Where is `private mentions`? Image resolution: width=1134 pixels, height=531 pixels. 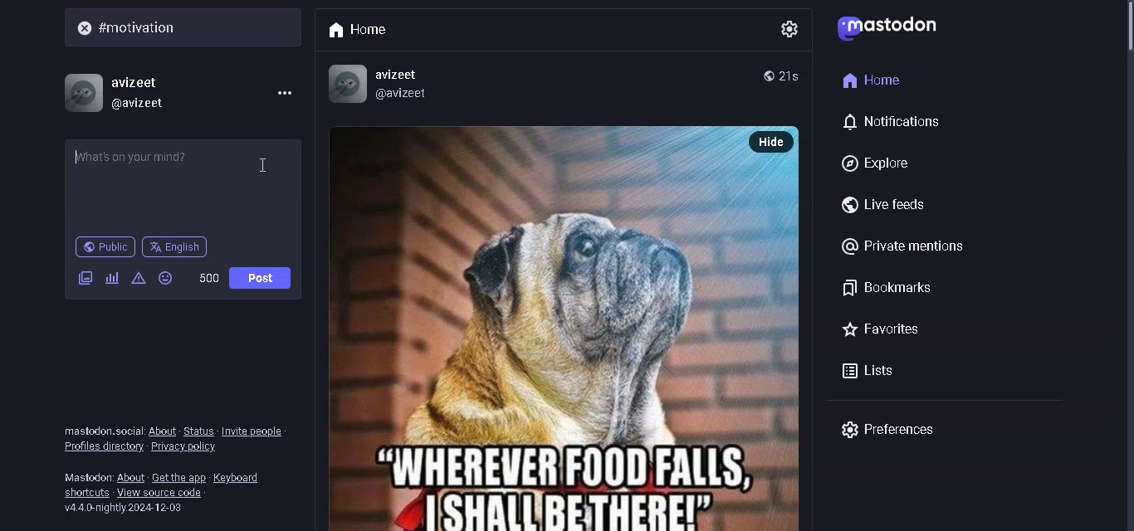
private mentions is located at coordinates (907, 248).